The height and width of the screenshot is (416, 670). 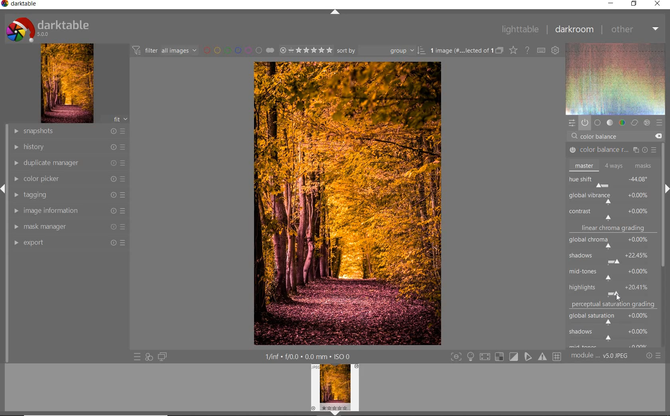 What do you see at coordinates (615, 79) in the screenshot?
I see `wave form` at bounding box center [615, 79].